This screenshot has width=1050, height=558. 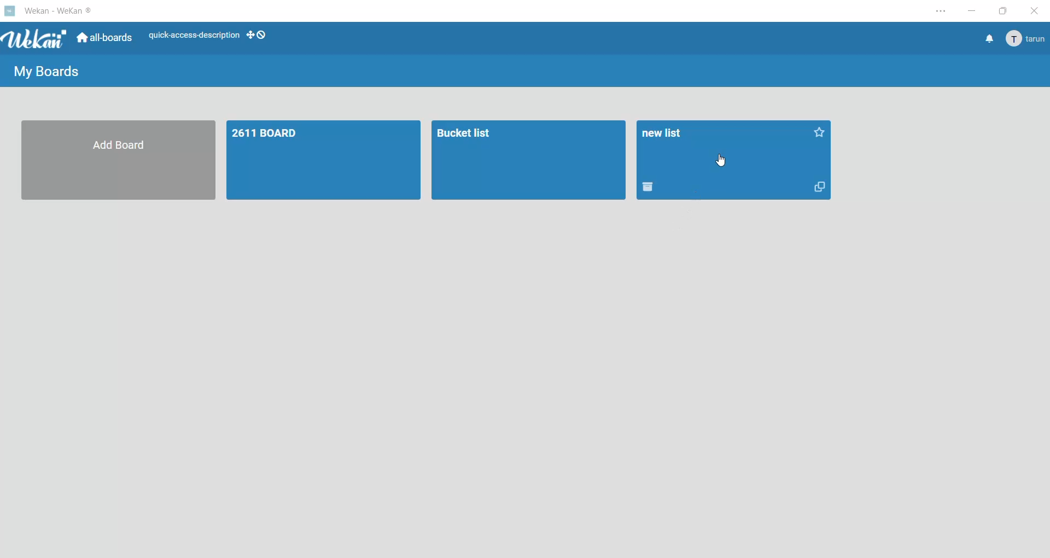 I want to click on my boards, so click(x=48, y=73).